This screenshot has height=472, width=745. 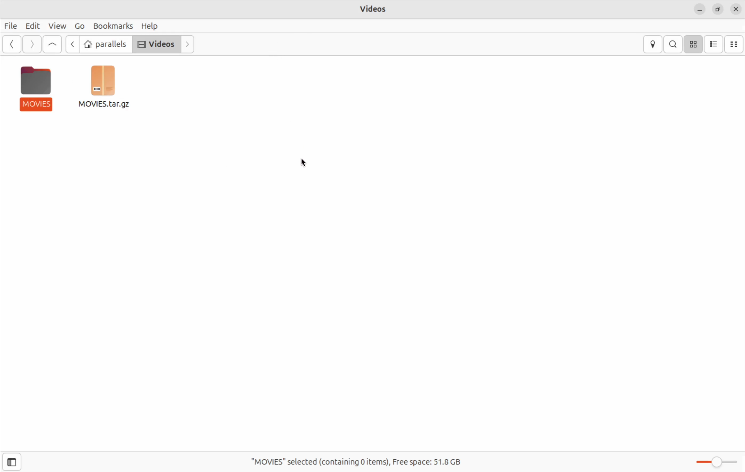 I want to click on bookmarks, so click(x=113, y=25).